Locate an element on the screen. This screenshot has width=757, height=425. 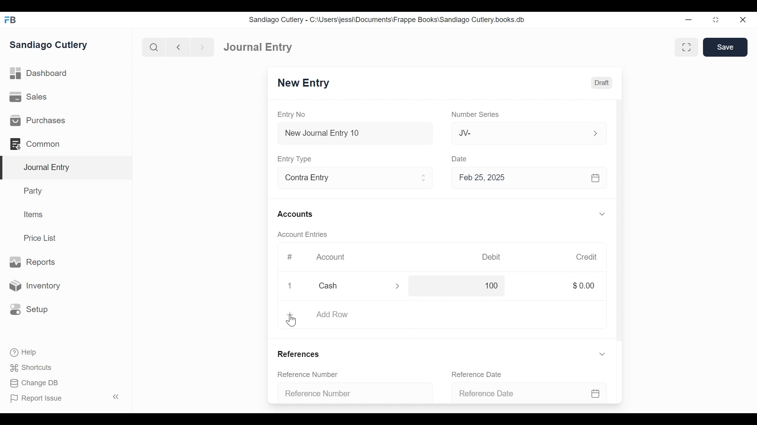
$0.00 is located at coordinates (586, 286).